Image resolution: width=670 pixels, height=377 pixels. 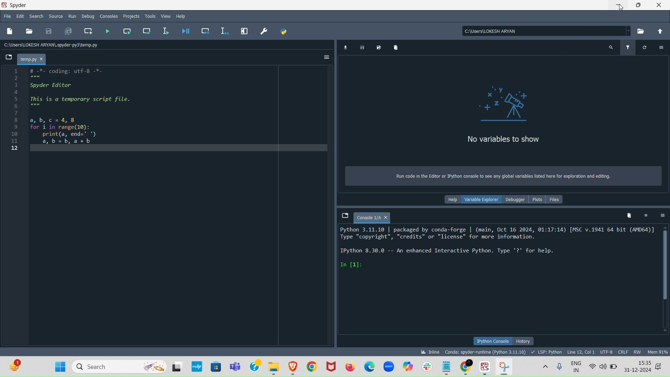 What do you see at coordinates (347, 46) in the screenshot?
I see `Import data` at bounding box center [347, 46].